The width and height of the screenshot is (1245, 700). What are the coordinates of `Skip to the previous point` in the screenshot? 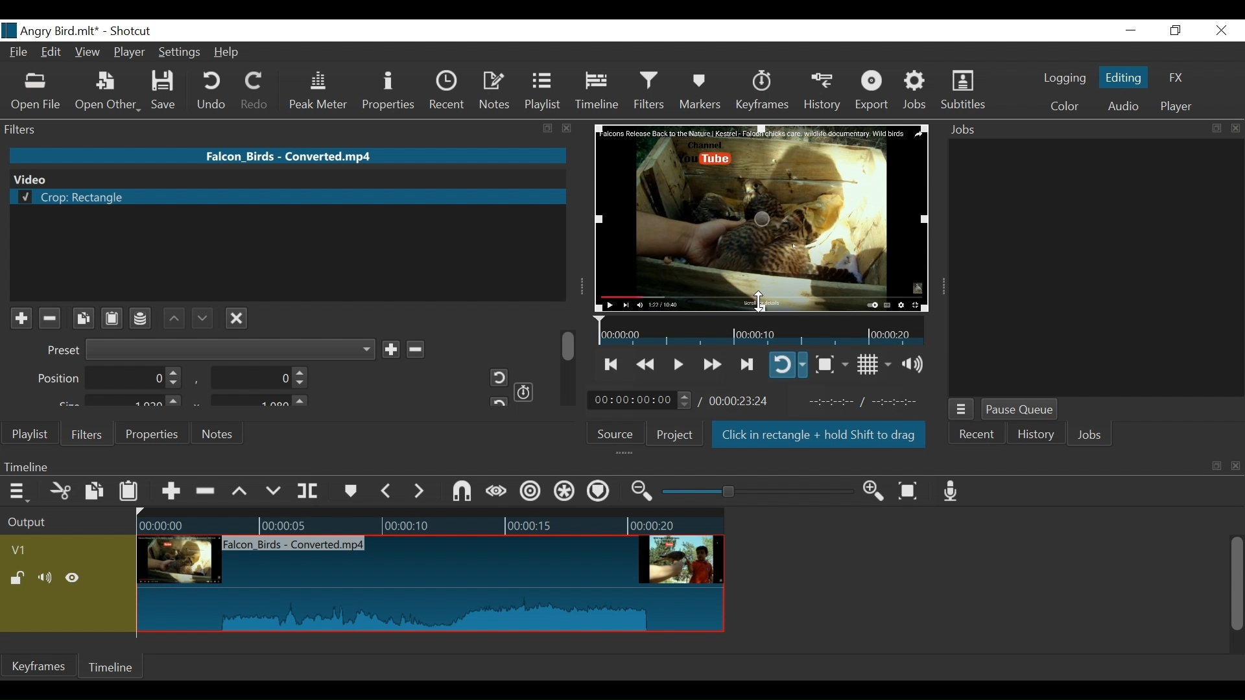 It's located at (612, 364).